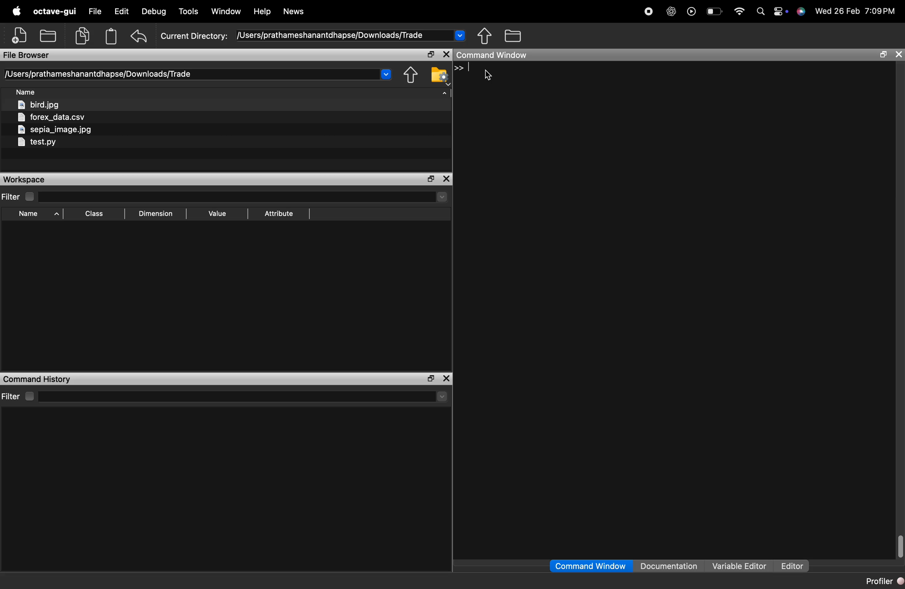 The height and width of the screenshot is (589, 905). What do you see at coordinates (37, 214) in the screenshot?
I see `sort by name` at bounding box center [37, 214].